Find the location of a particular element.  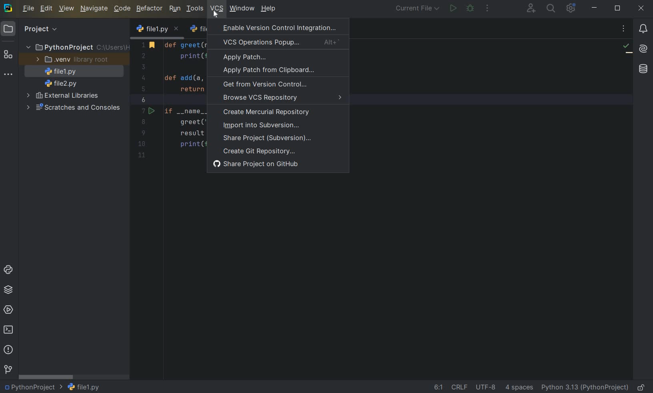

current file is located at coordinates (415, 9).